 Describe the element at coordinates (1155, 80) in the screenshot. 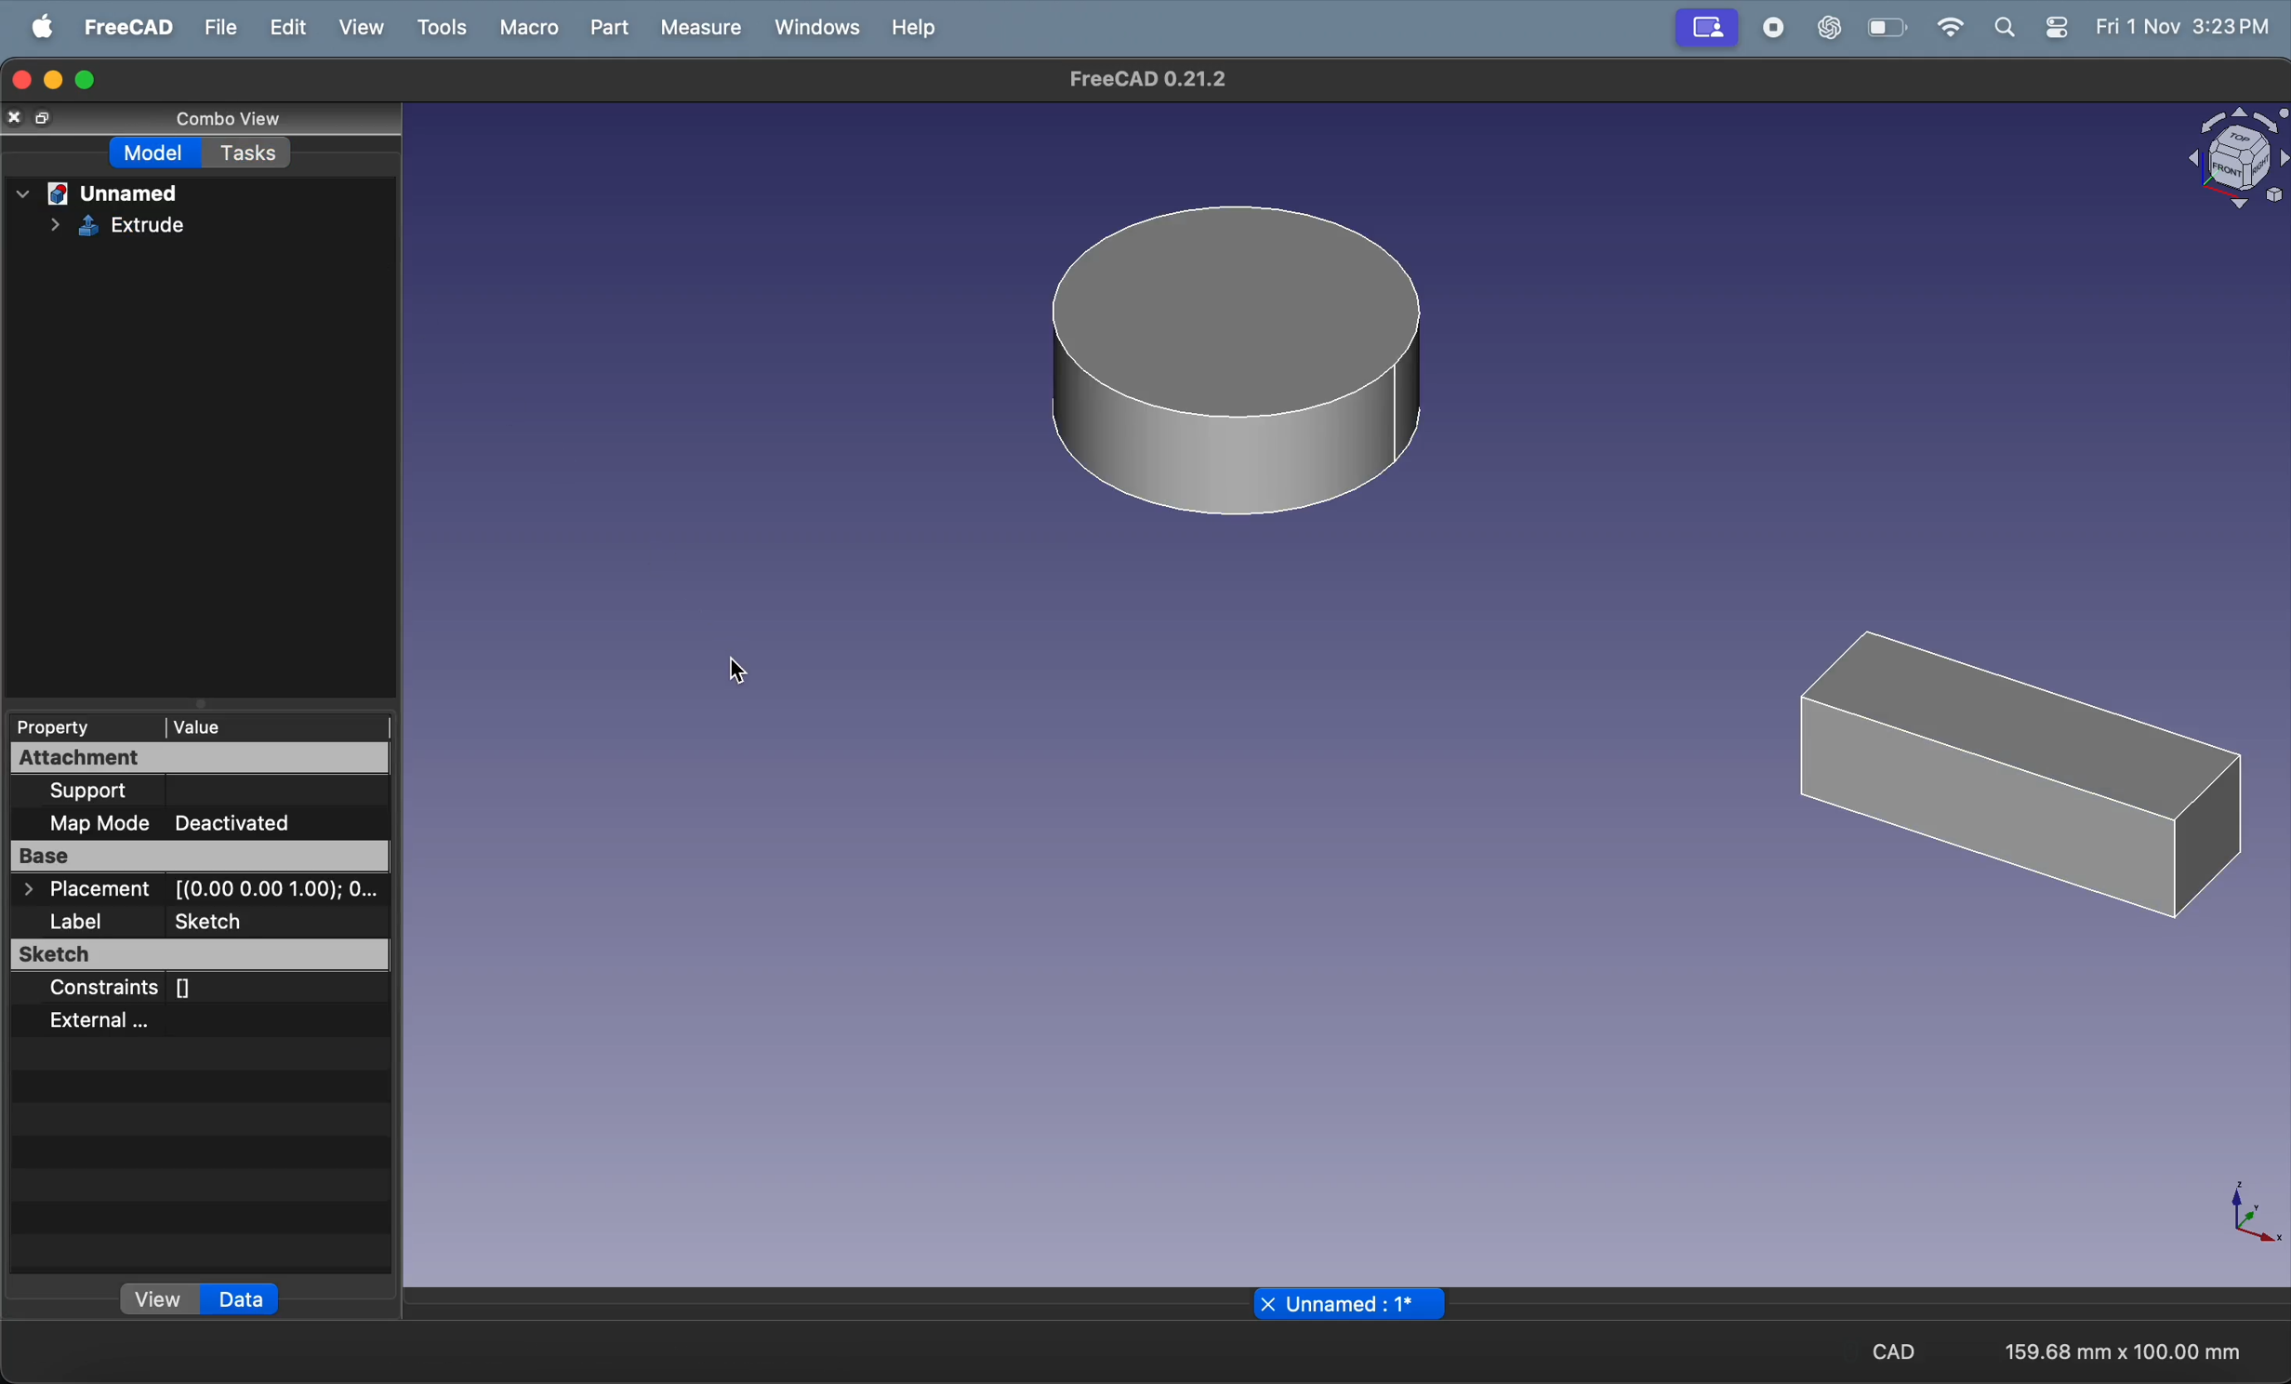

I see `FreeCAD 0.21.2` at that location.